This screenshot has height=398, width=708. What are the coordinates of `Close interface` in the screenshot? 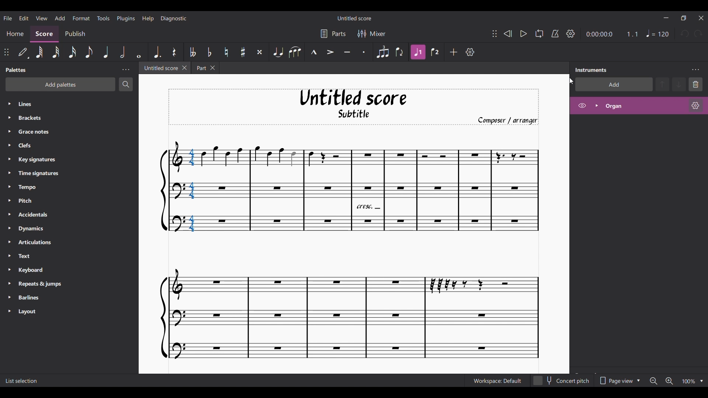 It's located at (701, 18).